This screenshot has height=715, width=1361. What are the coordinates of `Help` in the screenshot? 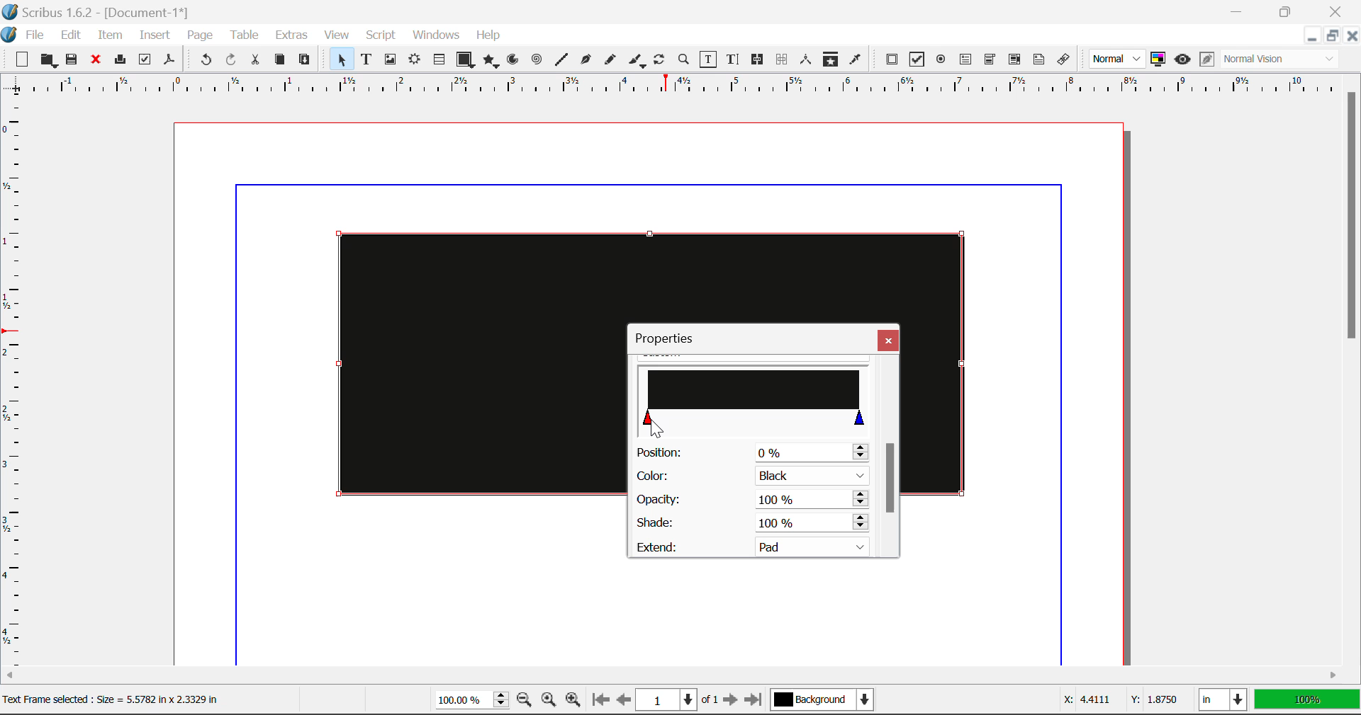 It's located at (488, 35).